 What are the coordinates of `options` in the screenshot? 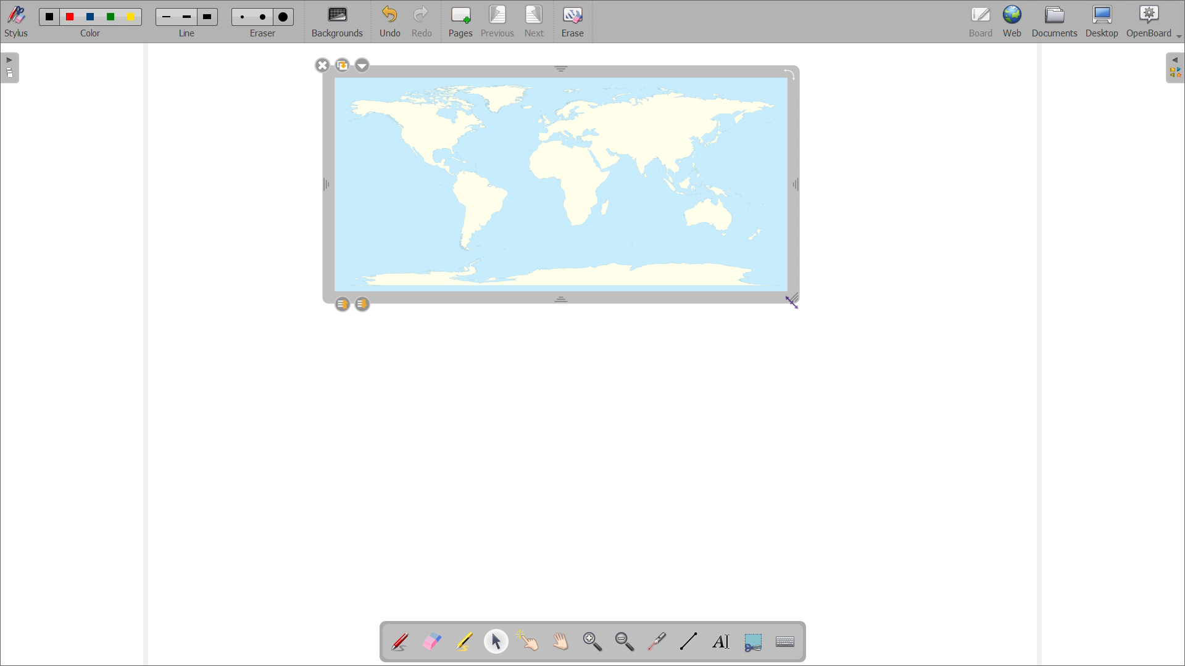 It's located at (362, 65).